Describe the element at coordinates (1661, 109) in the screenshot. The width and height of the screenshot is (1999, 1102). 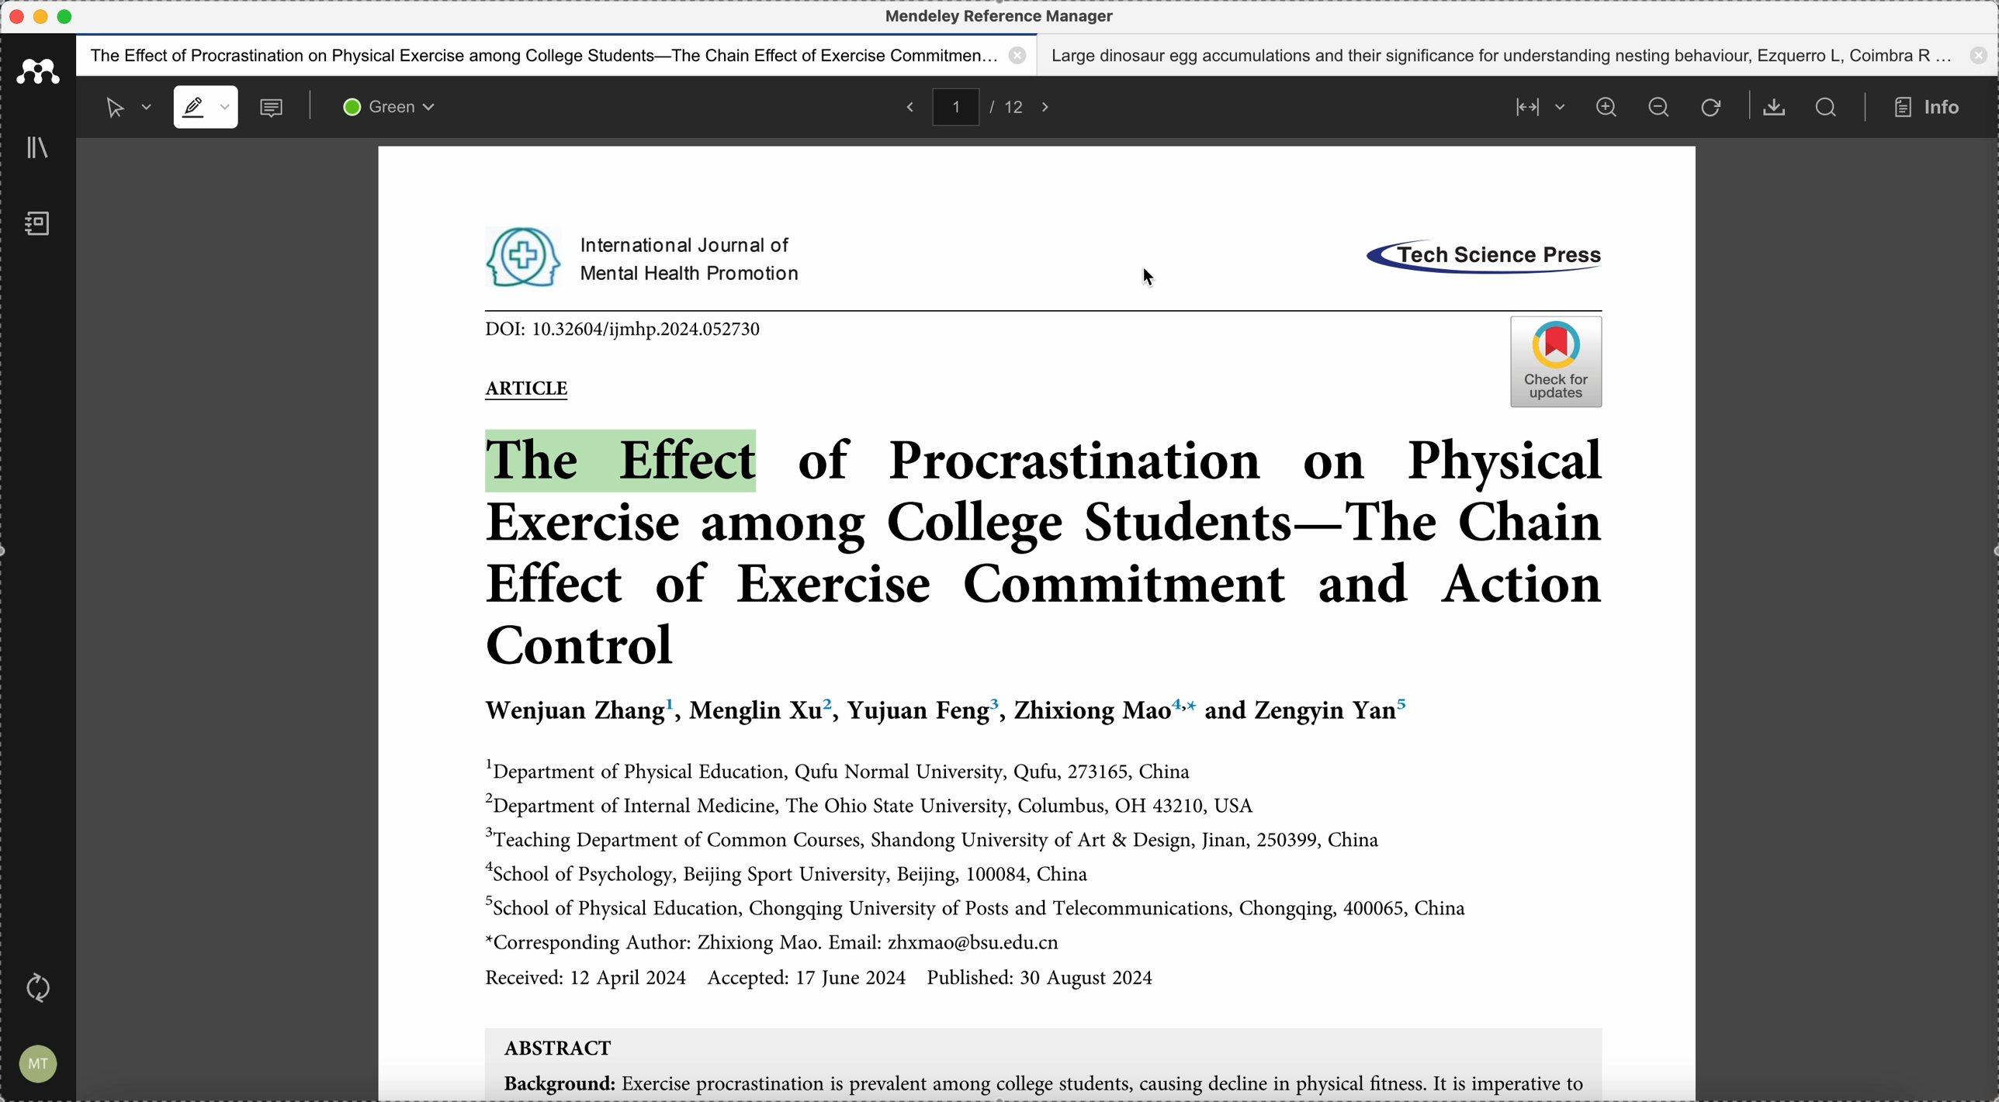
I see `zoom out` at that location.